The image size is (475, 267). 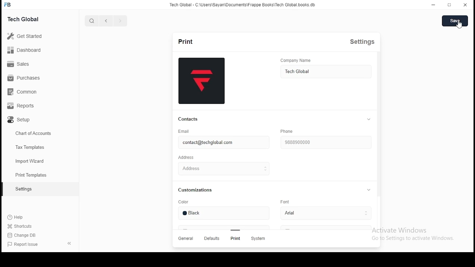 What do you see at coordinates (235, 238) in the screenshot?
I see `Print ` at bounding box center [235, 238].